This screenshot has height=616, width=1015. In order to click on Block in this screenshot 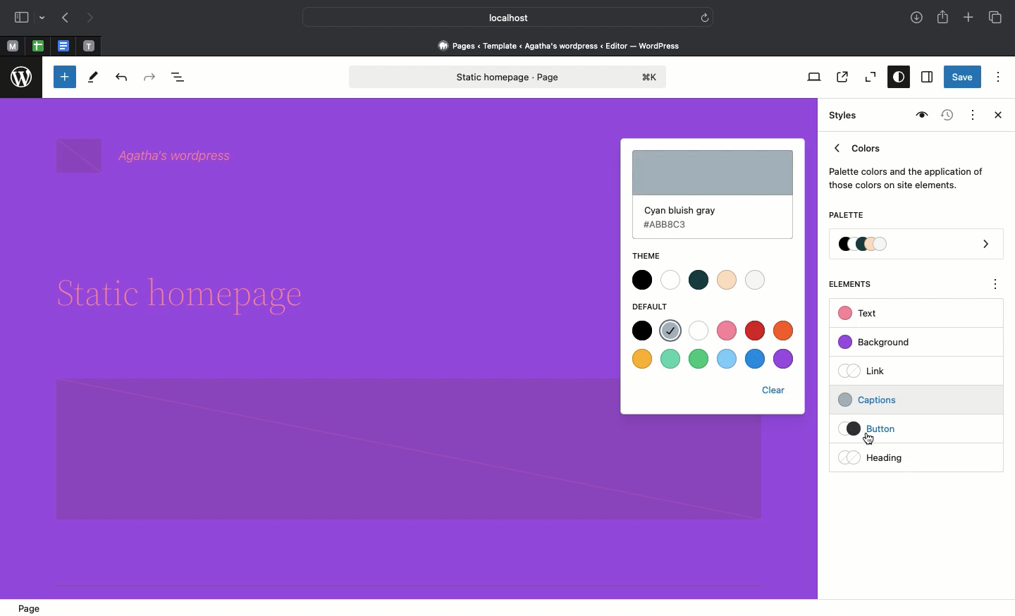, I will do `click(334, 450)`.